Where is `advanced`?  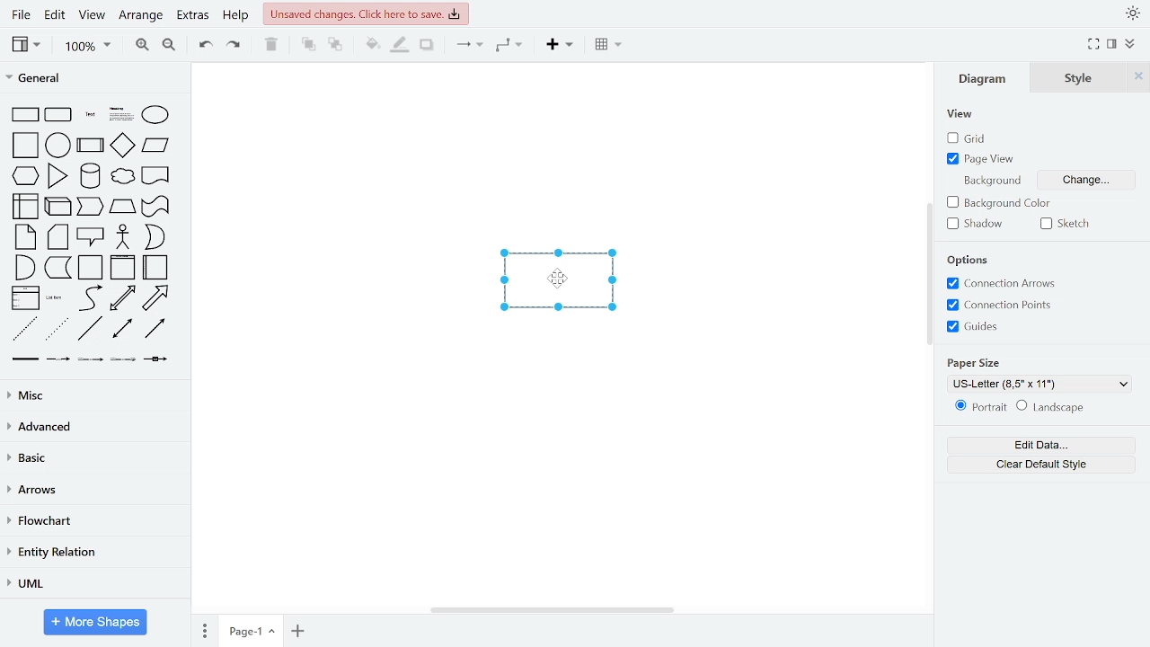
advanced is located at coordinates (92, 427).